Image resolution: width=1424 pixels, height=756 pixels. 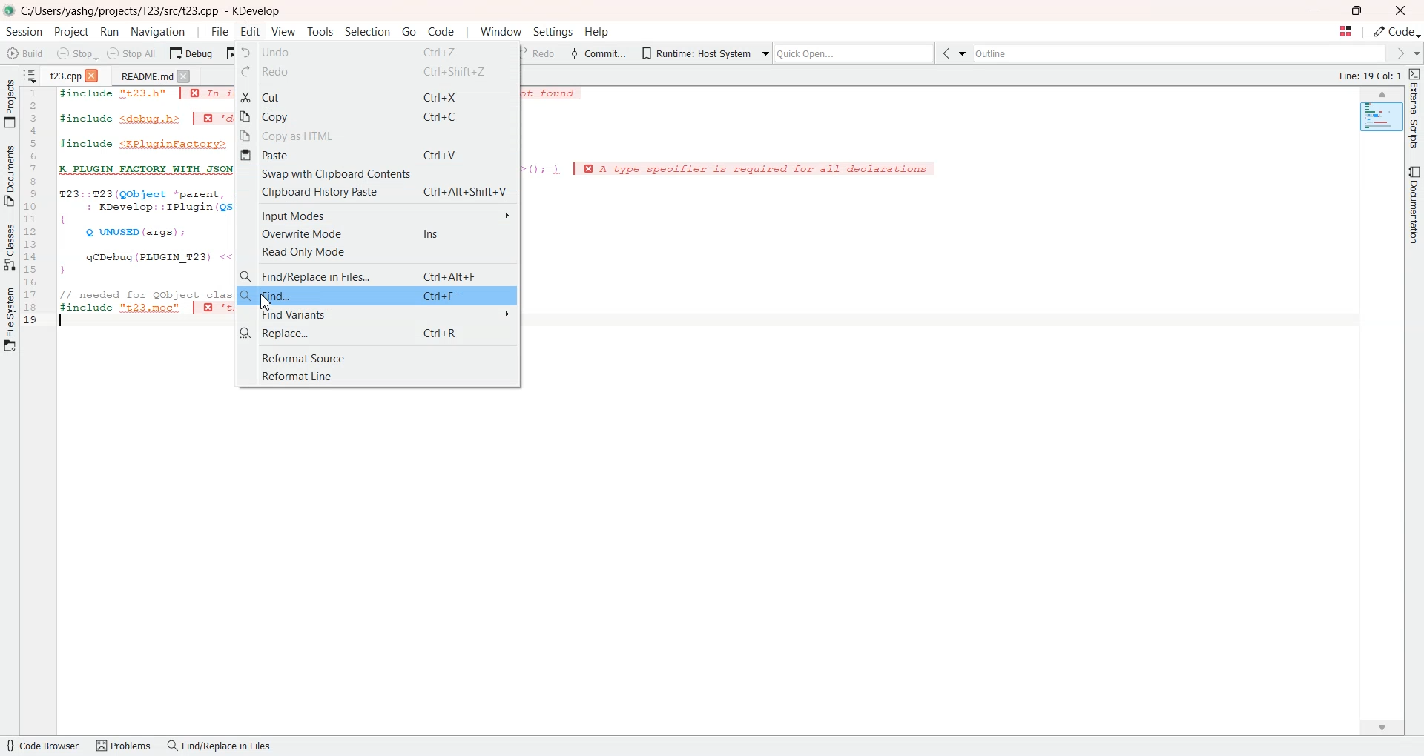 I want to click on t23,cpp folder, so click(x=66, y=74).